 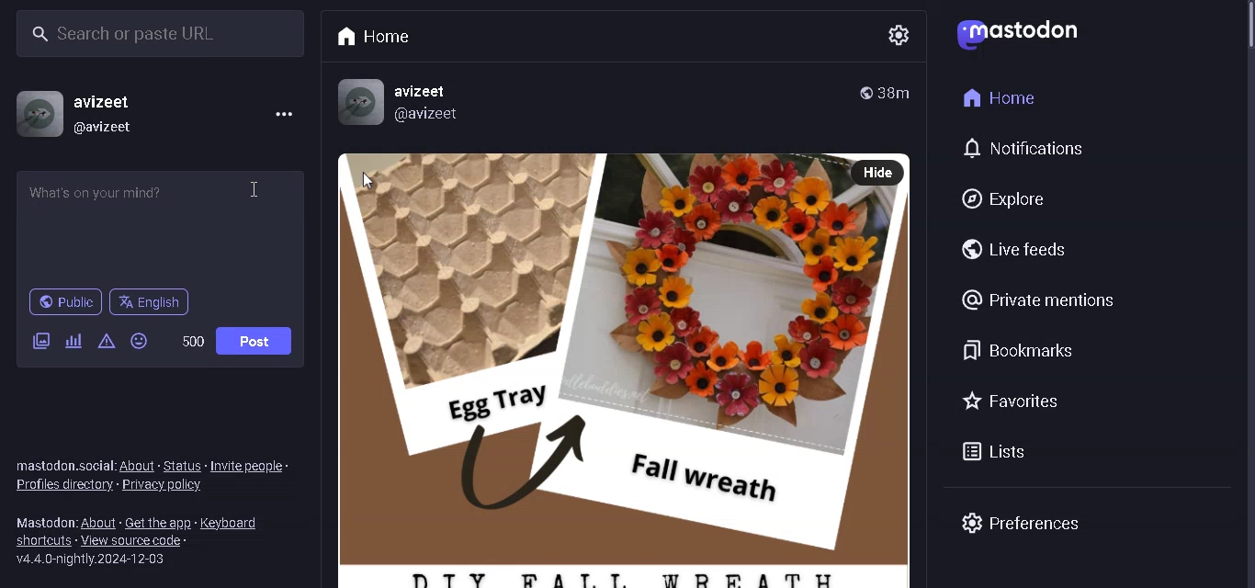 I want to click on logo, so click(x=1016, y=35).